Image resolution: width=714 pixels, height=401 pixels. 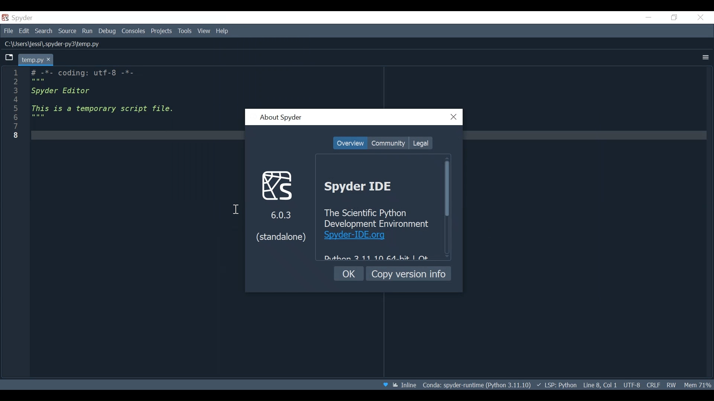 What do you see at coordinates (348, 274) in the screenshot?
I see `OK` at bounding box center [348, 274].